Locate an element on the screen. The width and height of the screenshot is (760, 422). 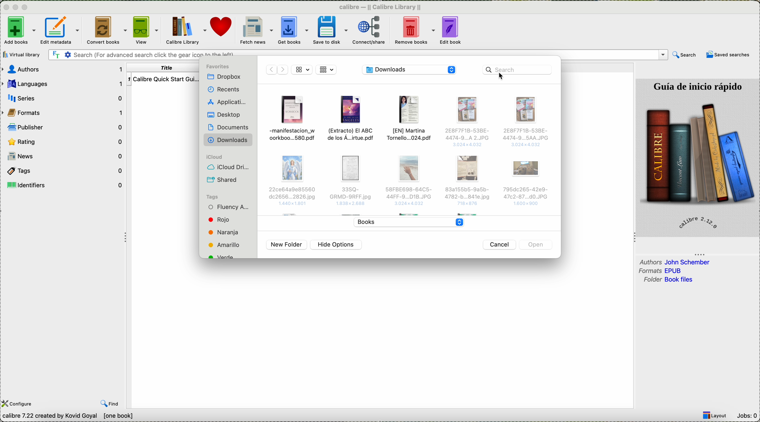
search is located at coordinates (685, 55).